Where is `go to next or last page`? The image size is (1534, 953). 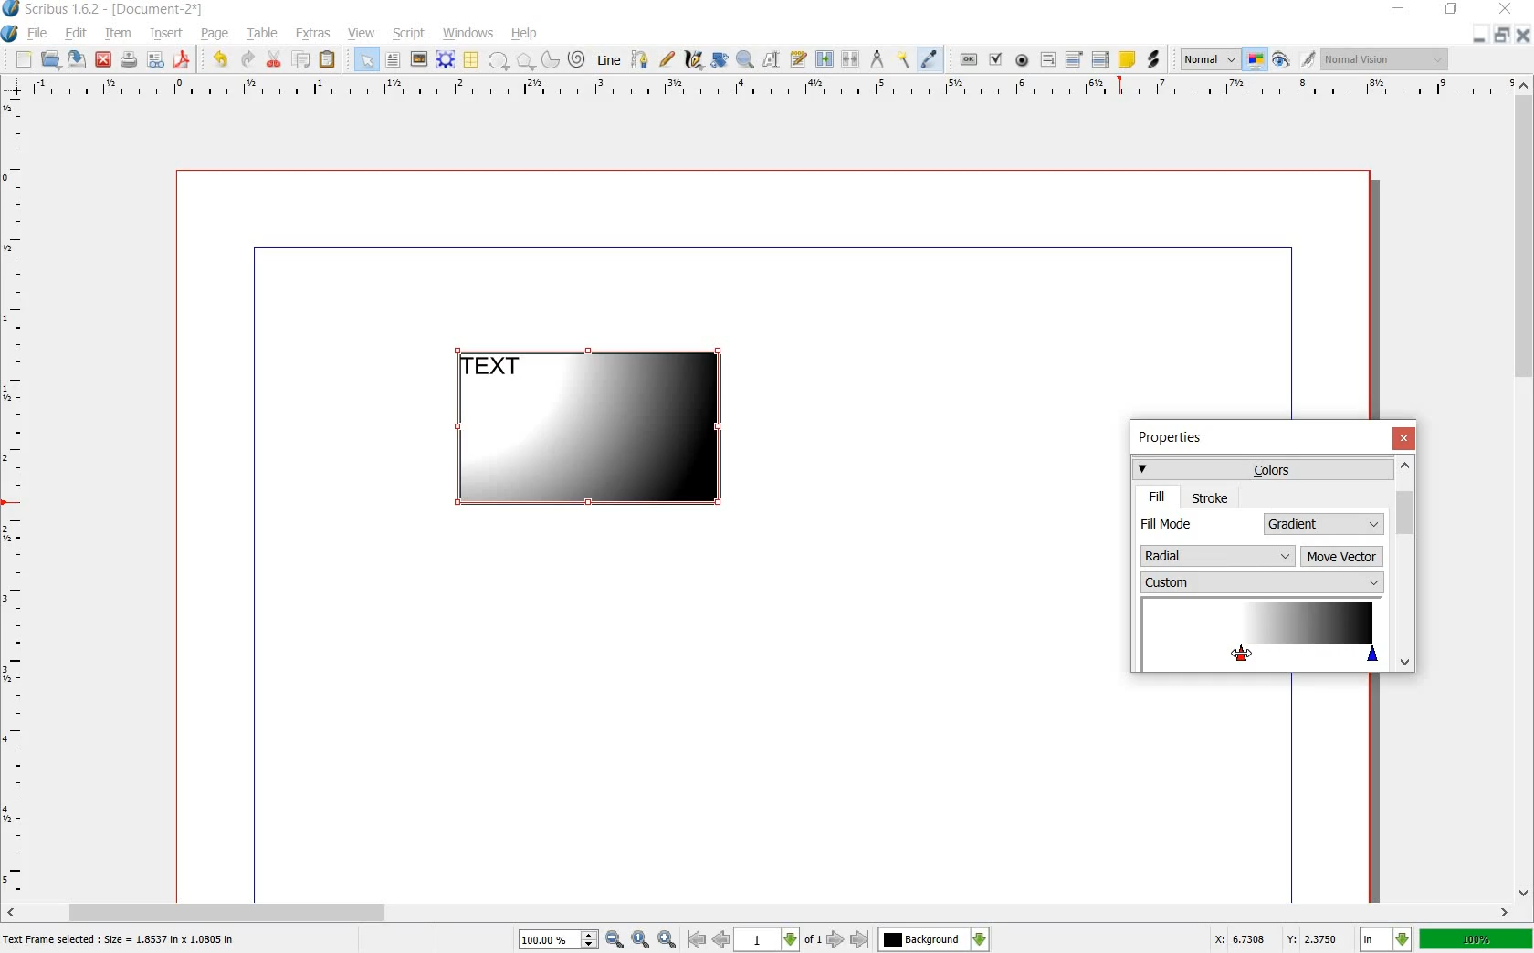
go to next or last page is located at coordinates (846, 940).